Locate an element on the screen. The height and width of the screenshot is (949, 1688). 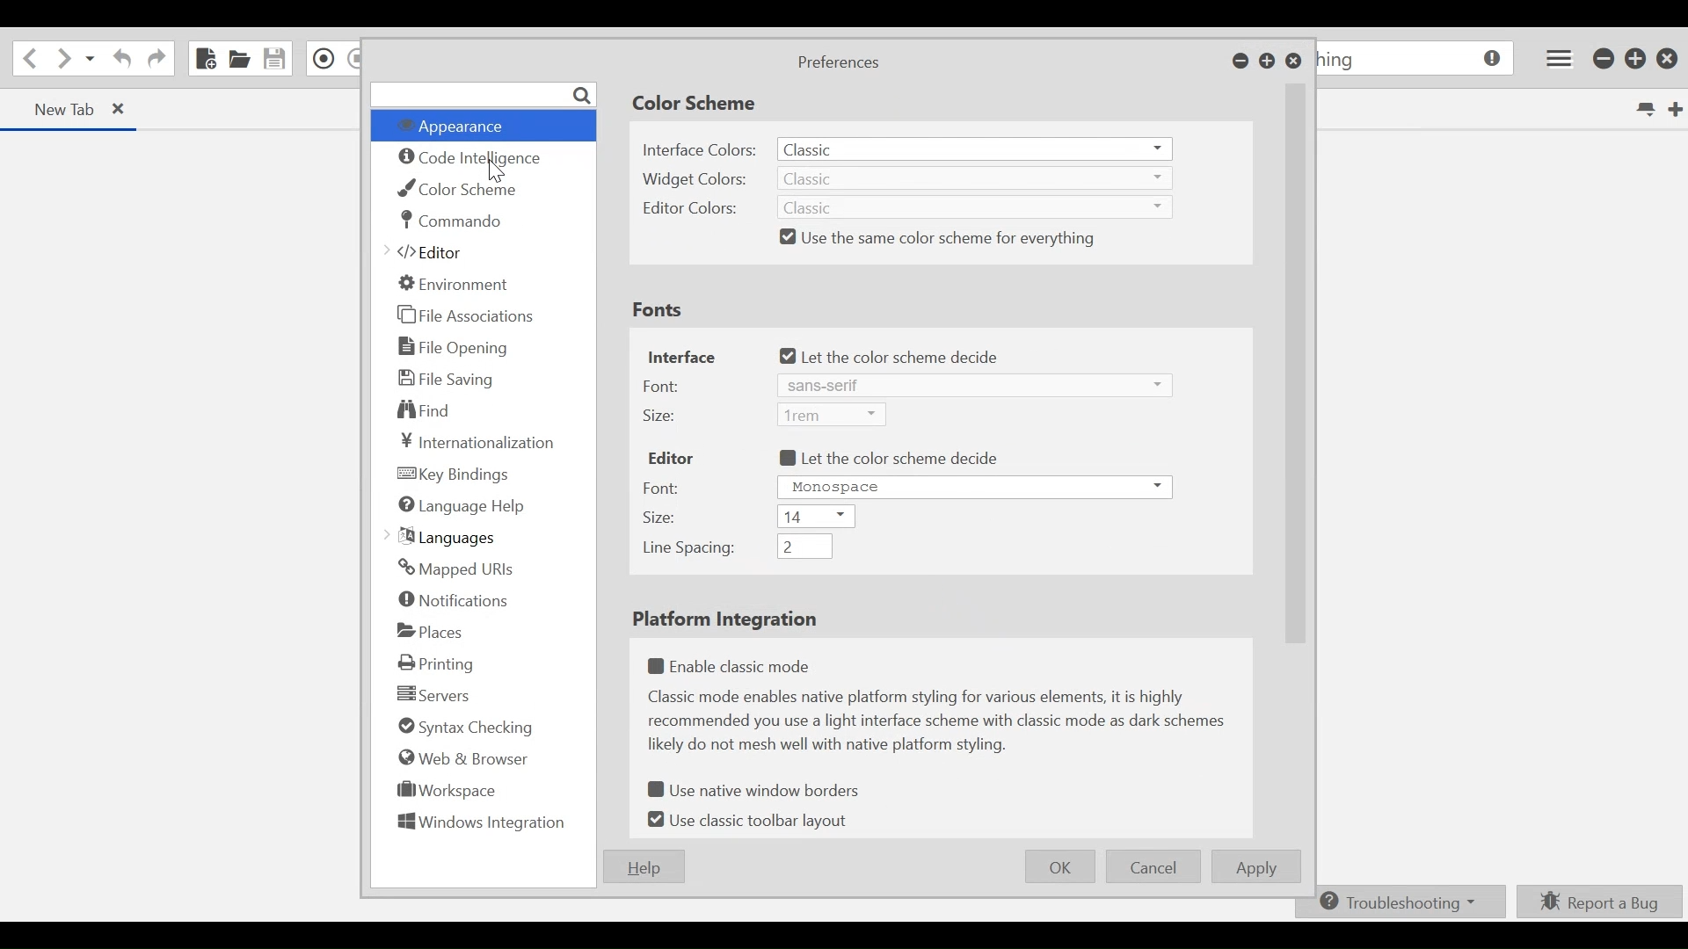
Use classic toolbar layout is located at coordinates (753, 820).